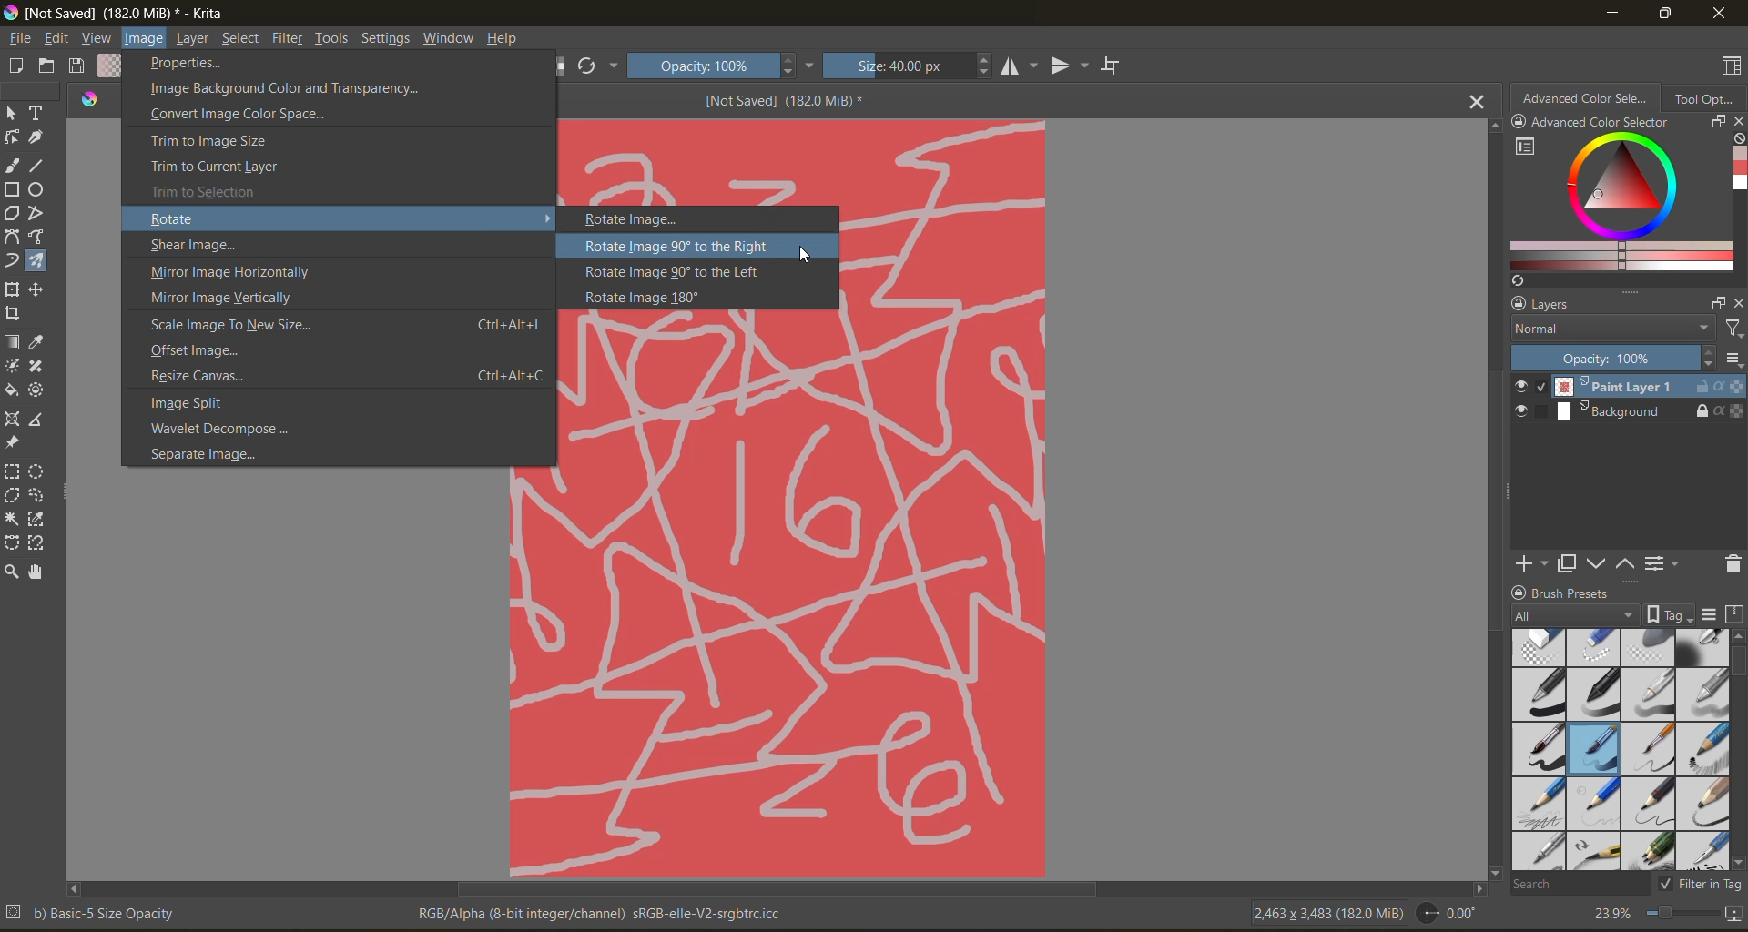 This screenshot has width=1748, height=932. What do you see at coordinates (785, 99) in the screenshot?
I see `[Not Saved] (182.0 MiB) *` at bounding box center [785, 99].